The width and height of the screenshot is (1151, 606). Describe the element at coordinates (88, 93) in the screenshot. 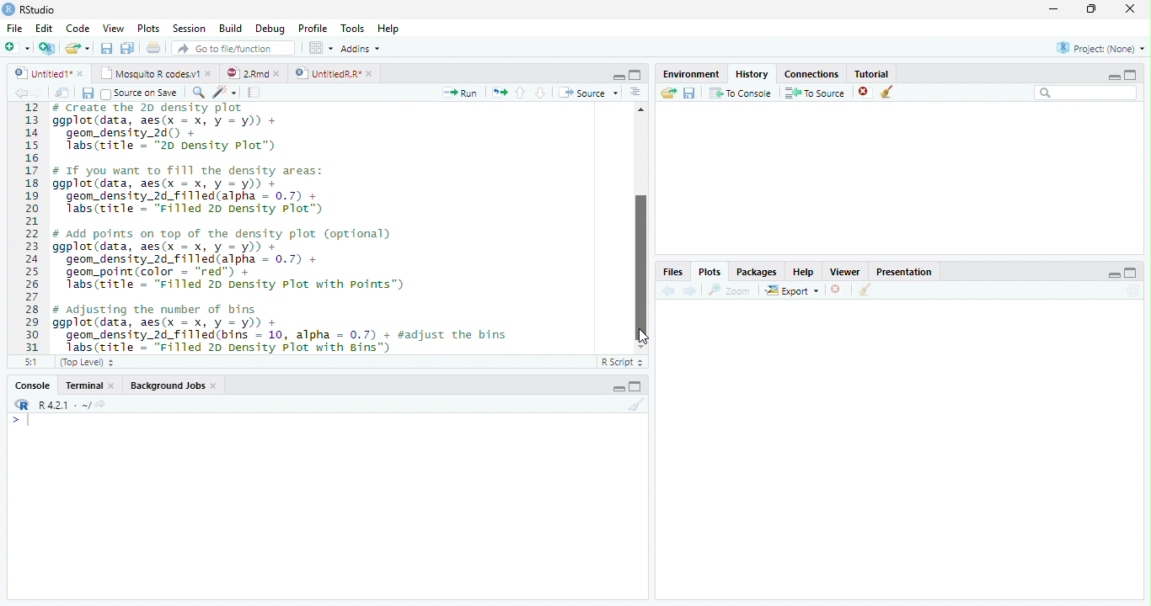

I see `save` at that location.